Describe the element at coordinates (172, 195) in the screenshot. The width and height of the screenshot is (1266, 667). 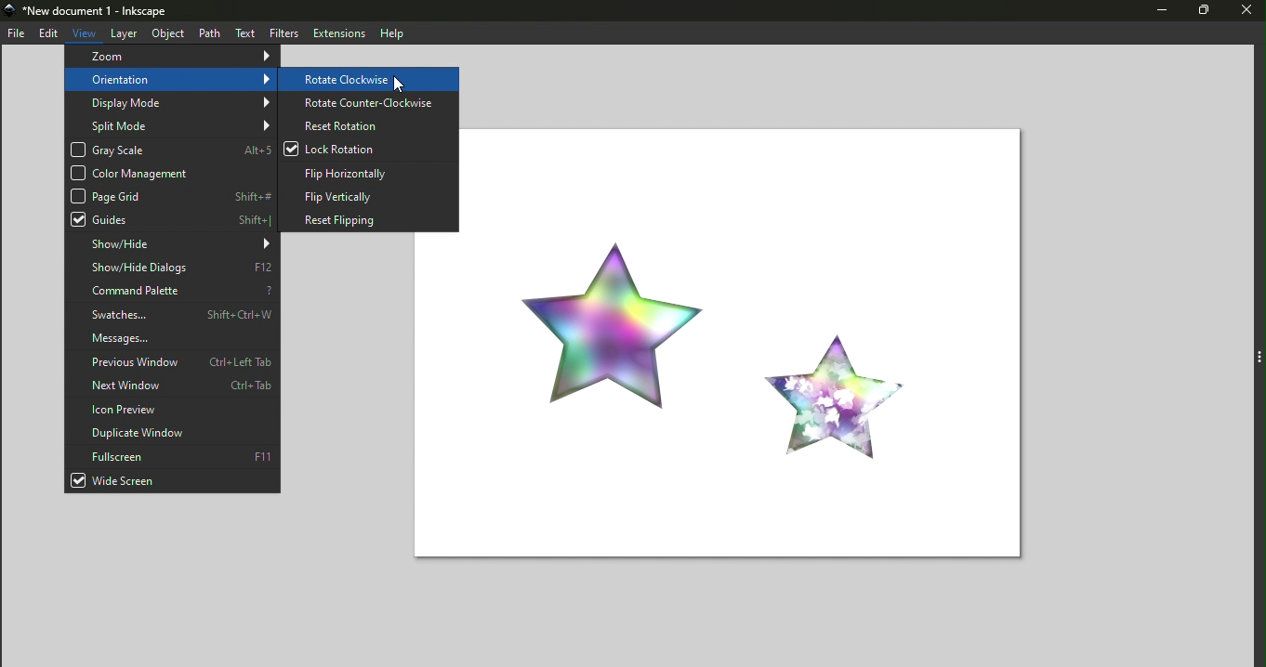
I see `Page Grid` at that location.